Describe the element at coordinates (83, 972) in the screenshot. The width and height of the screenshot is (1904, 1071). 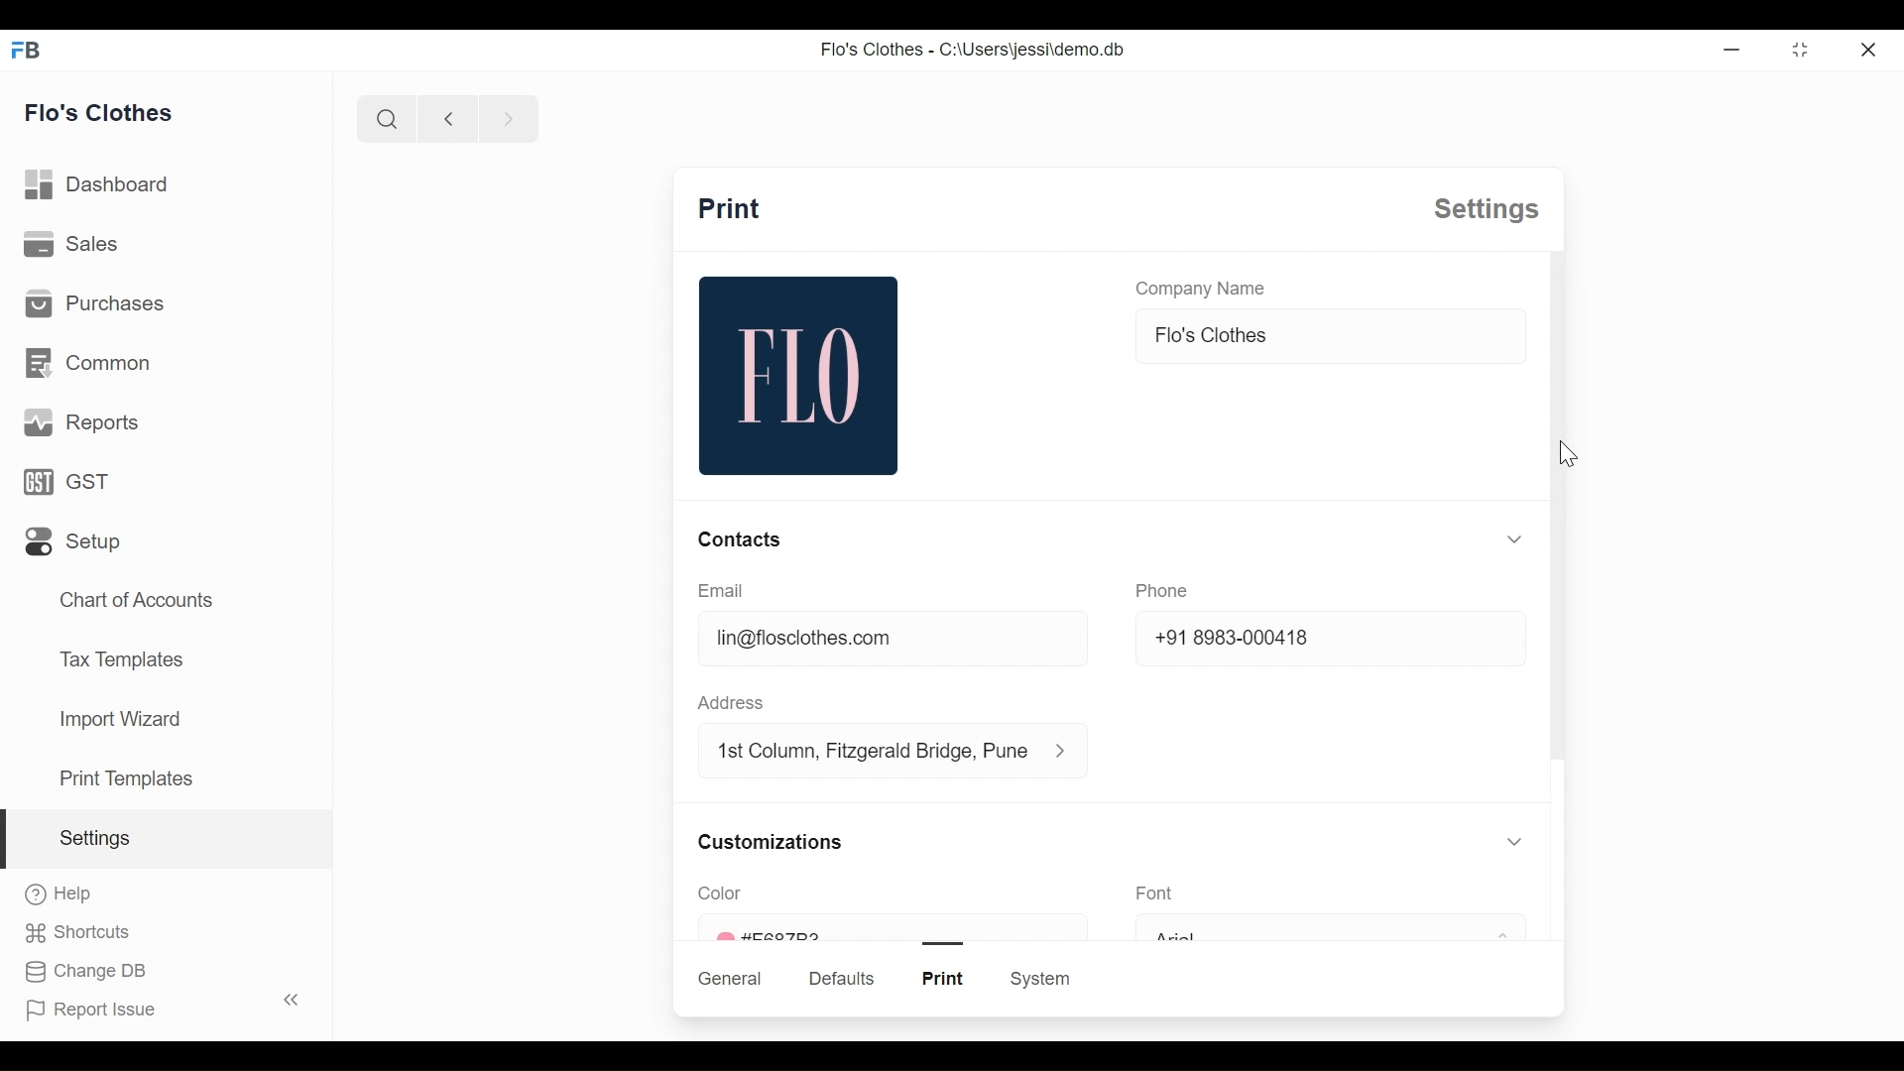
I see `change DB` at that location.